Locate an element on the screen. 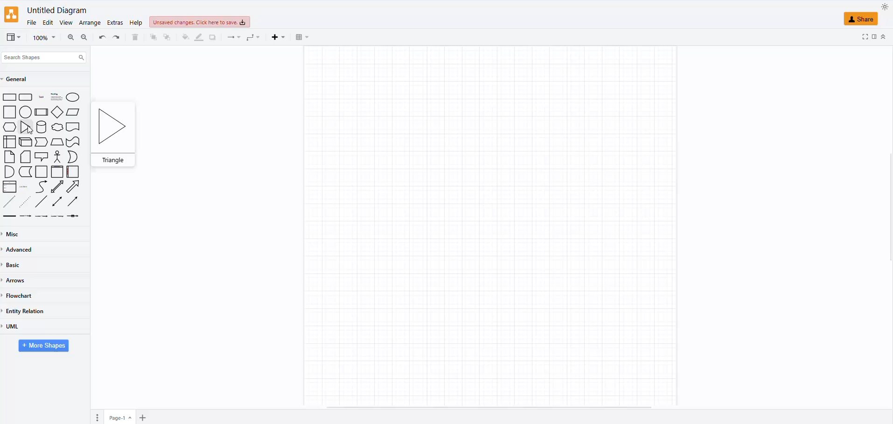  view is located at coordinates (65, 22).